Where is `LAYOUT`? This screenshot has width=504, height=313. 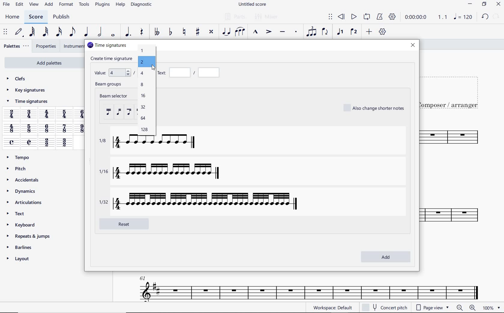 LAYOUT is located at coordinates (20, 258).